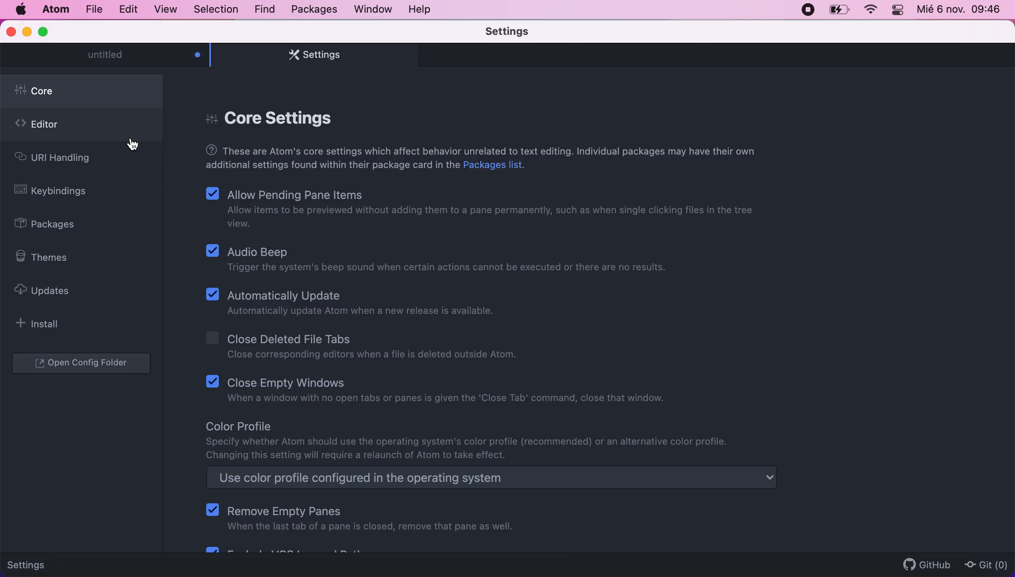  Describe the element at coordinates (444, 258) in the screenshot. I see `Audio Beep | Trigger the system's beep sound when certain actions cannot be executed or there are no results.` at that location.